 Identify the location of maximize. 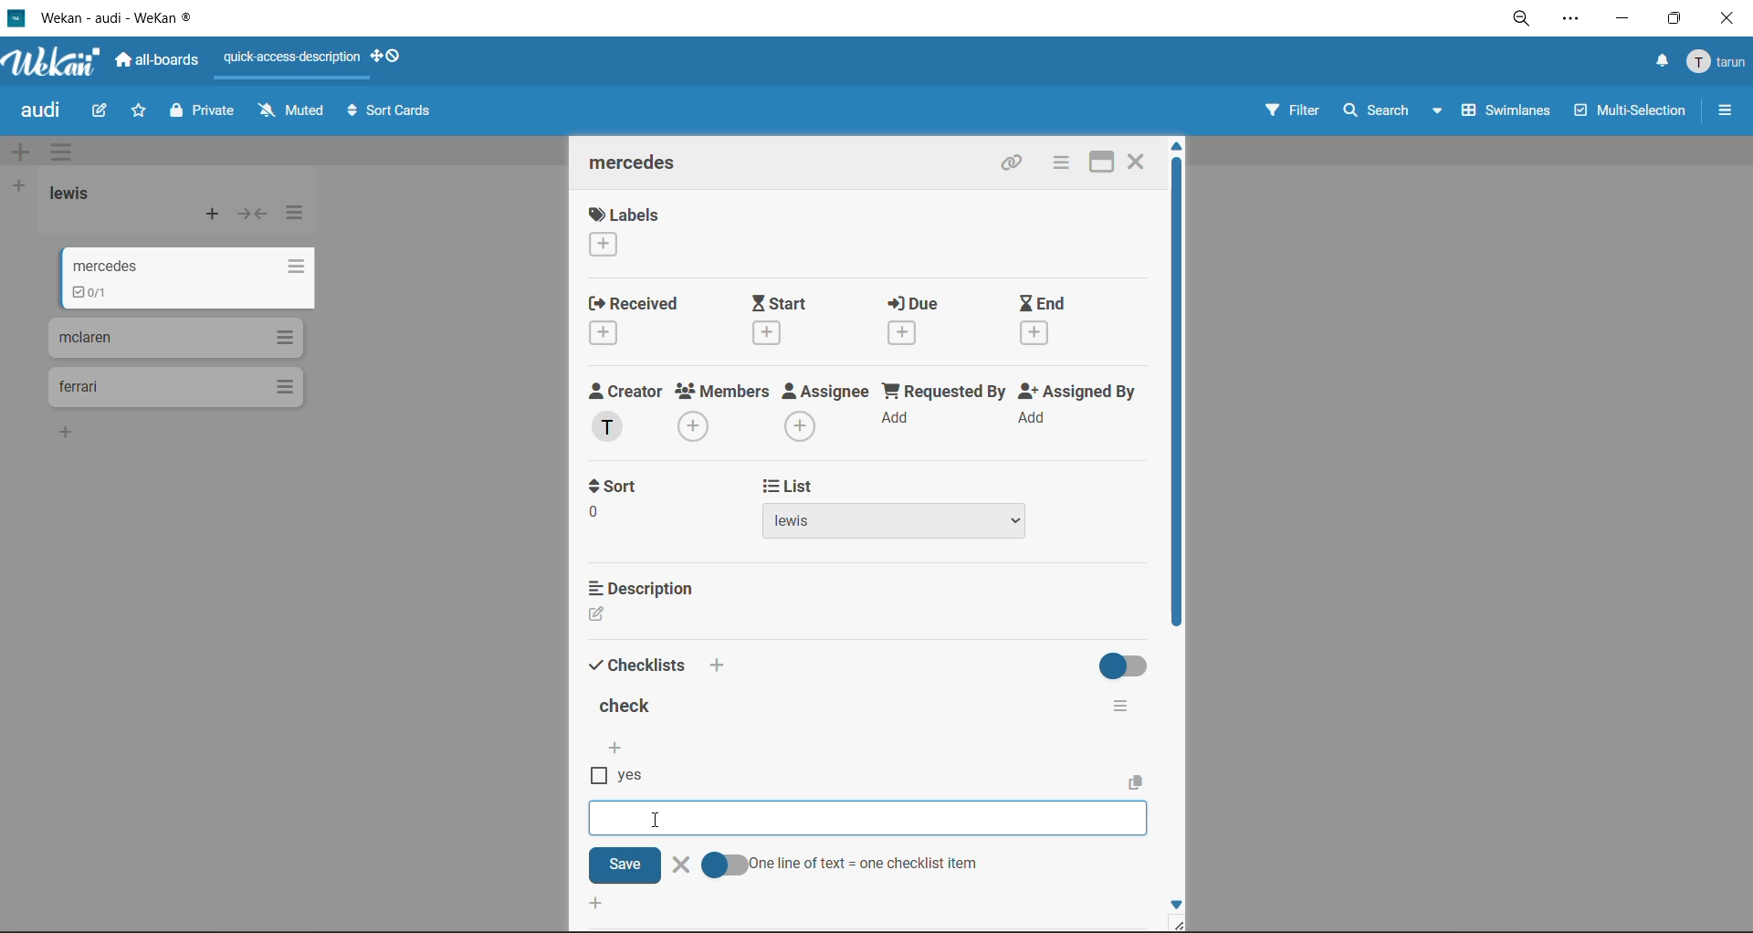
(1670, 24).